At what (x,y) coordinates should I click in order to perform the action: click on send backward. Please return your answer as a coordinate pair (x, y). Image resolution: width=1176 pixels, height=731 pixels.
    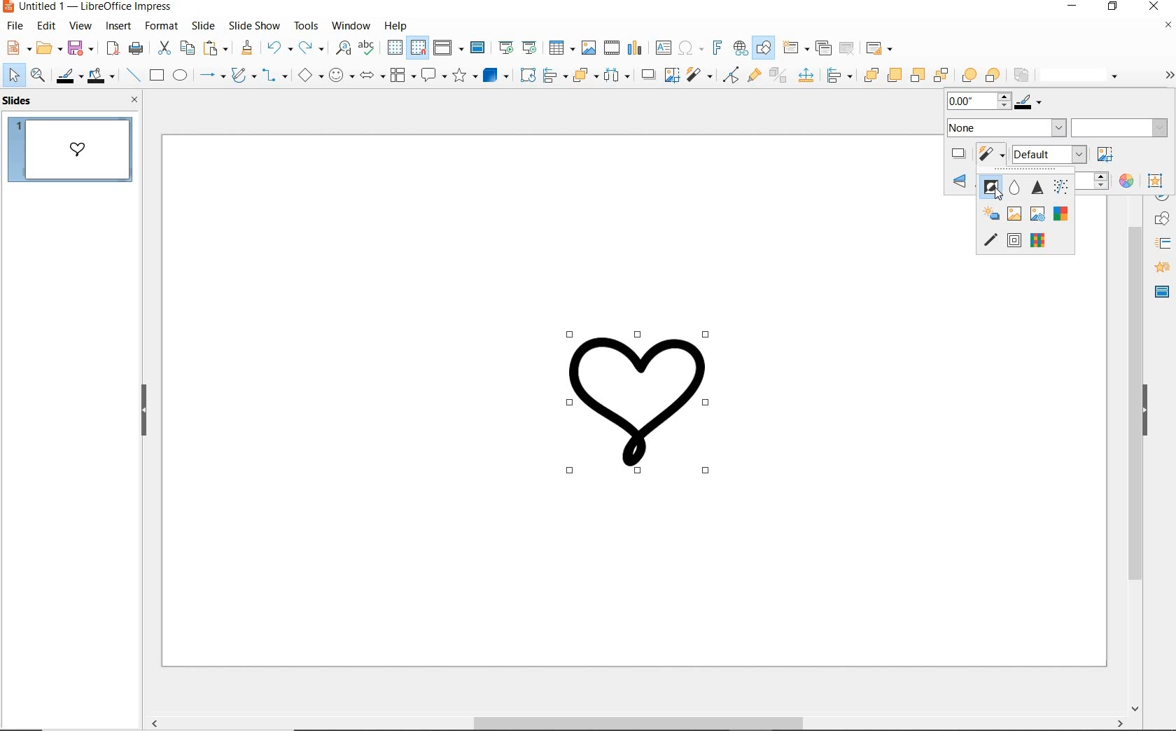
    Looking at the image, I should click on (916, 76).